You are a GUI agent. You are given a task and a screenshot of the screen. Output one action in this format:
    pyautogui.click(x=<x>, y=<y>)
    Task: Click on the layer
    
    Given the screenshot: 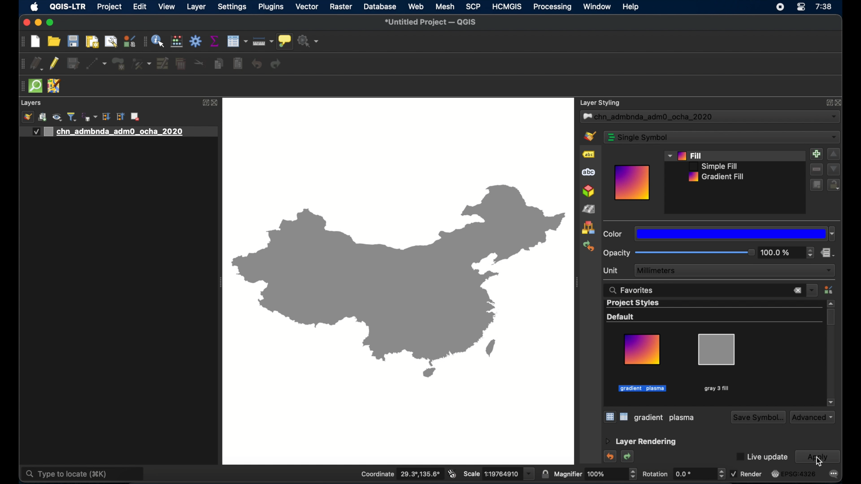 What is the action you would take?
    pyautogui.click(x=196, y=7)
    